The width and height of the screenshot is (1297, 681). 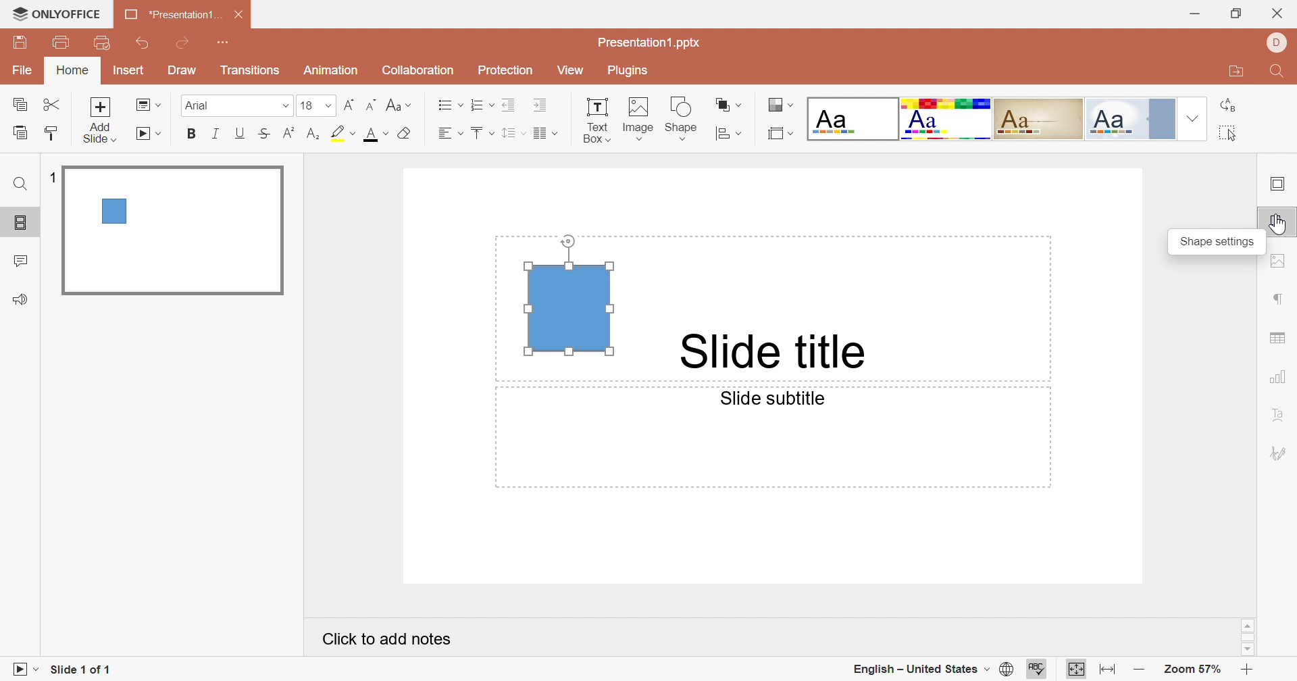 I want to click on Open file location, so click(x=1239, y=73).